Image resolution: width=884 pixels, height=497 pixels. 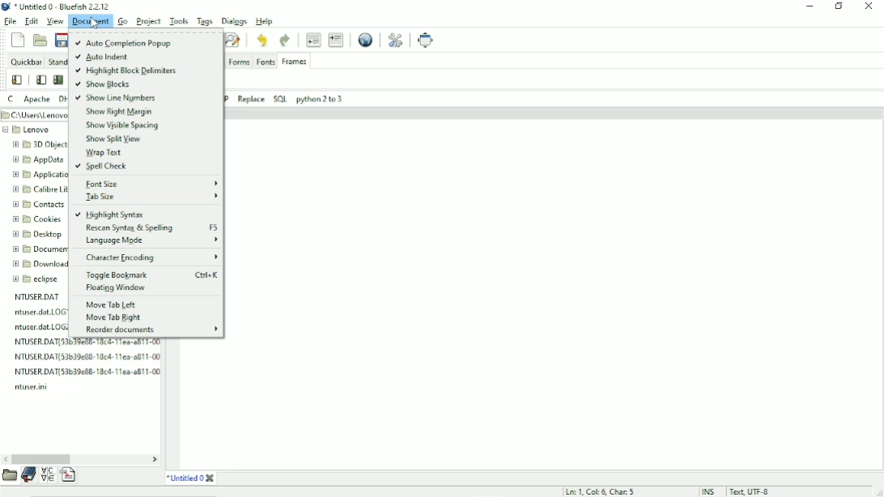 What do you see at coordinates (37, 99) in the screenshot?
I see `Apache` at bounding box center [37, 99].